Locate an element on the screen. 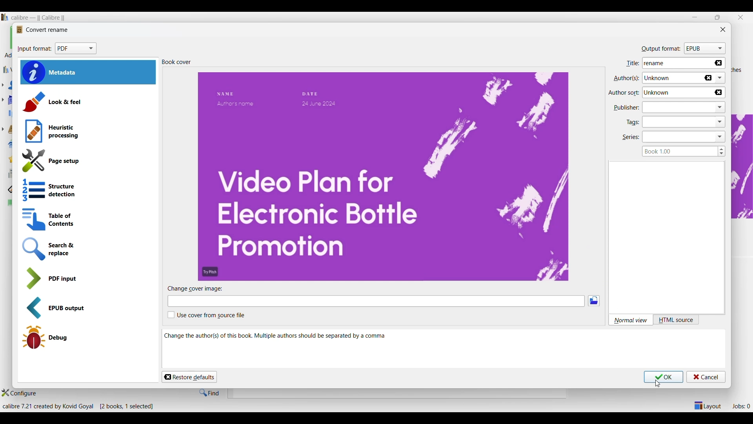 Image resolution: width=753 pixels, height=424 pixels. dropdown is located at coordinates (720, 122).